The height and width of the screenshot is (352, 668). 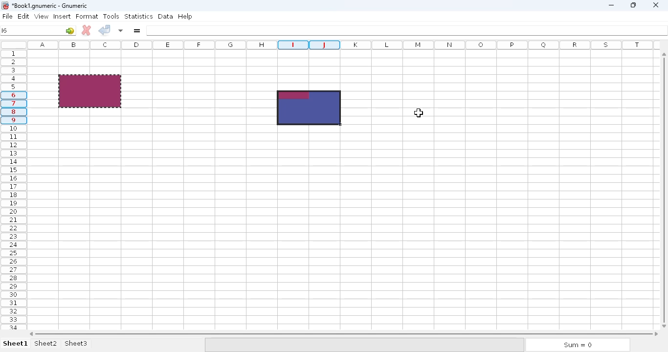 I want to click on minimize, so click(x=611, y=5).